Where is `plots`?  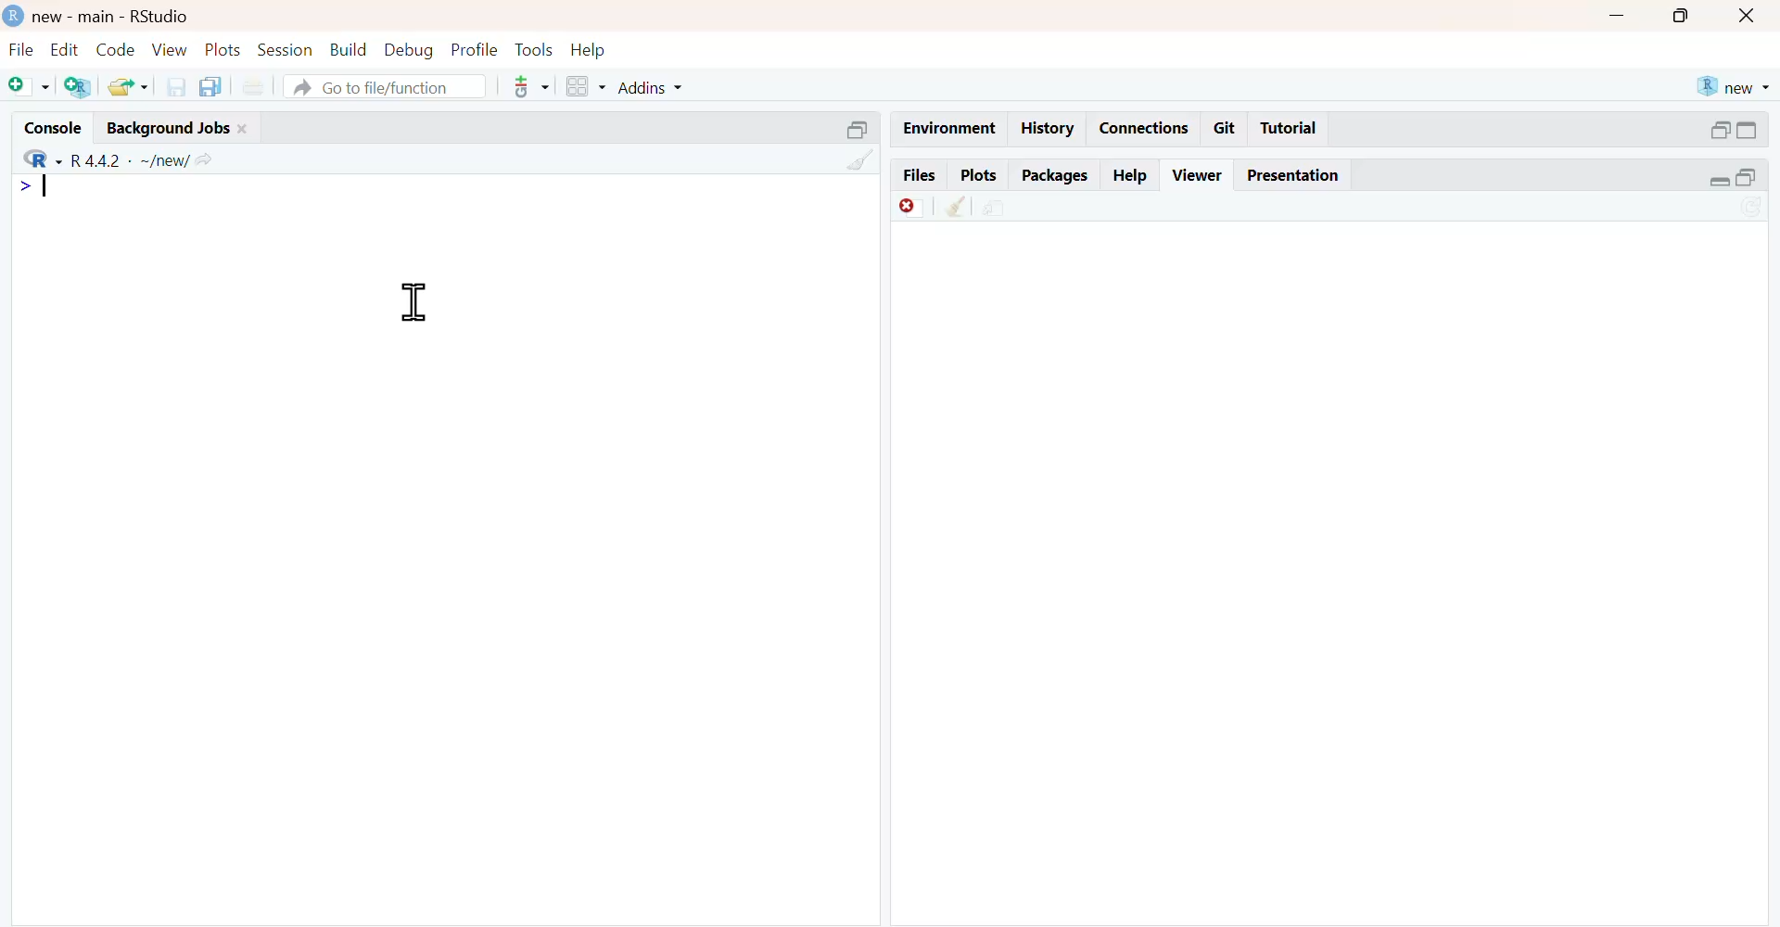 plots is located at coordinates (981, 175).